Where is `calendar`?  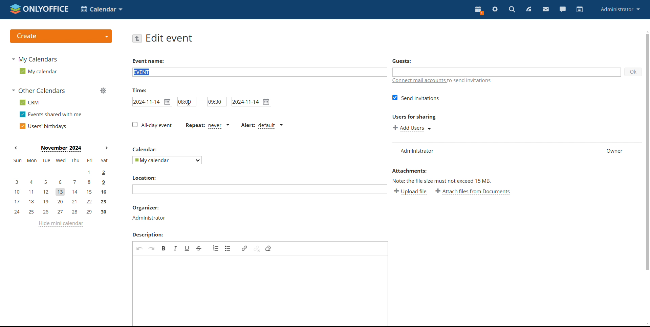
calendar is located at coordinates (579, 9).